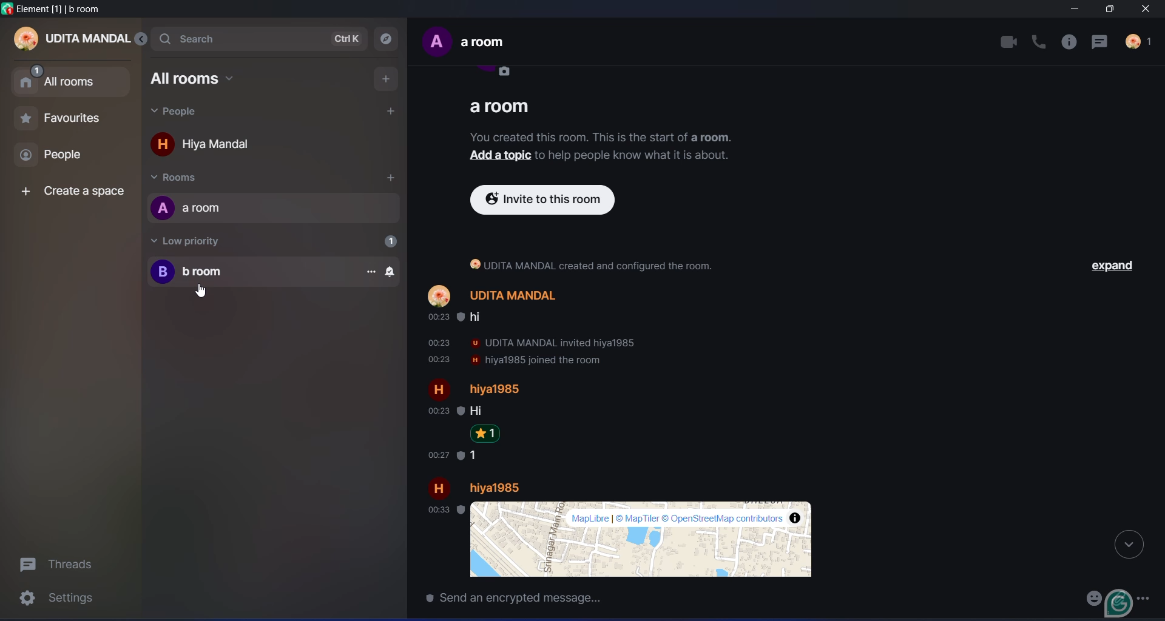  What do you see at coordinates (61, 600) in the screenshot?
I see `Settings` at bounding box center [61, 600].